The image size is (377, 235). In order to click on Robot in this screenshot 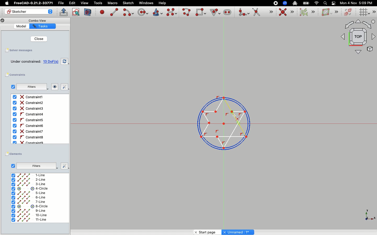, I will do `click(295, 4)`.